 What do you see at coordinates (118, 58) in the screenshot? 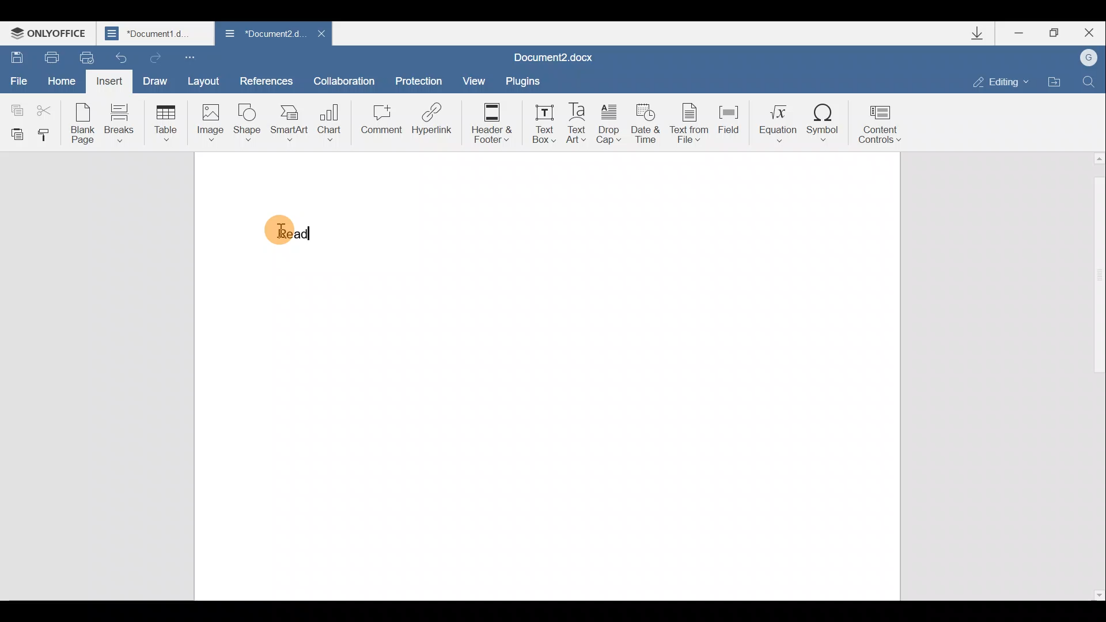
I see `Undo` at bounding box center [118, 58].